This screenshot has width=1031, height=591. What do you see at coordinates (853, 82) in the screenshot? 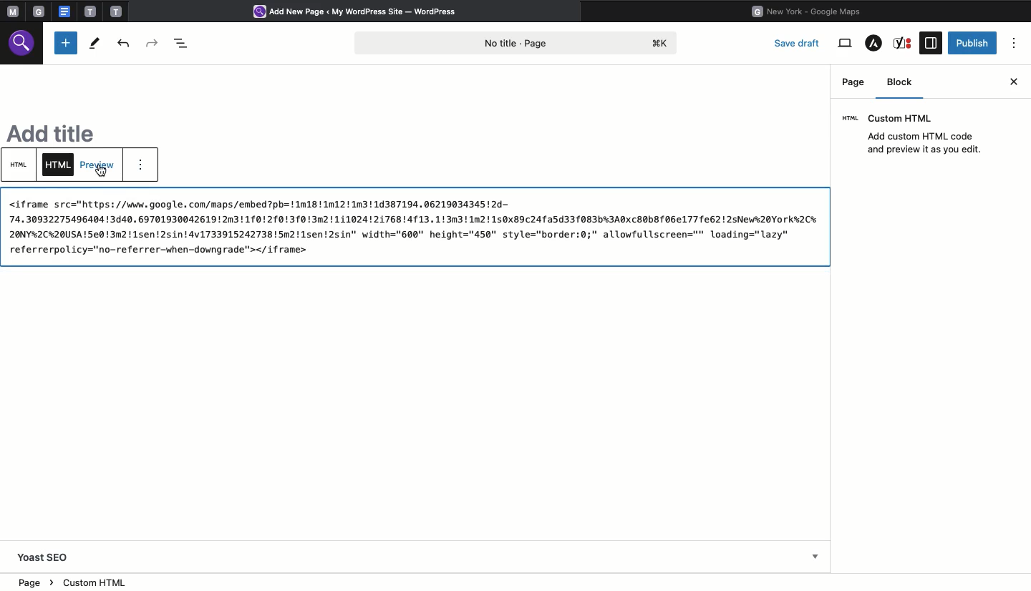
I see `Page` at bounding box center [853, 82].